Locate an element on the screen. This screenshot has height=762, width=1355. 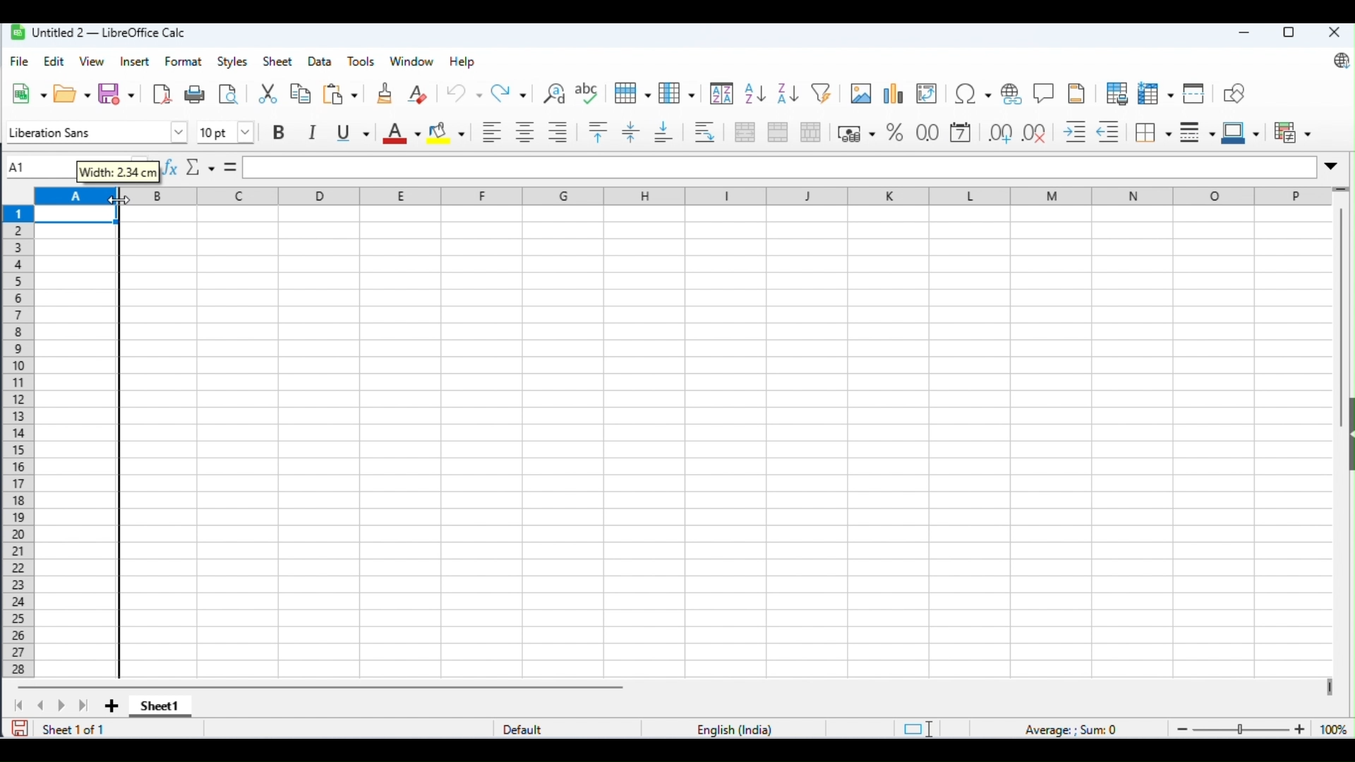
toggle print preview is located at coordinates (229, 94).